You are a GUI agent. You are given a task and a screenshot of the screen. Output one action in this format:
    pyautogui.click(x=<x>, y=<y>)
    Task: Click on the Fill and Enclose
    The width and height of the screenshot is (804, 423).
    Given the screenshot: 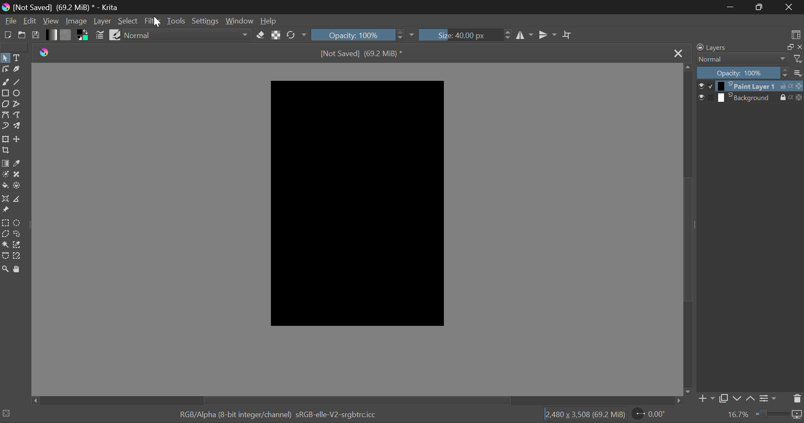 What is the action you would take?
    pyautogui.click(x=18, y=185)
    